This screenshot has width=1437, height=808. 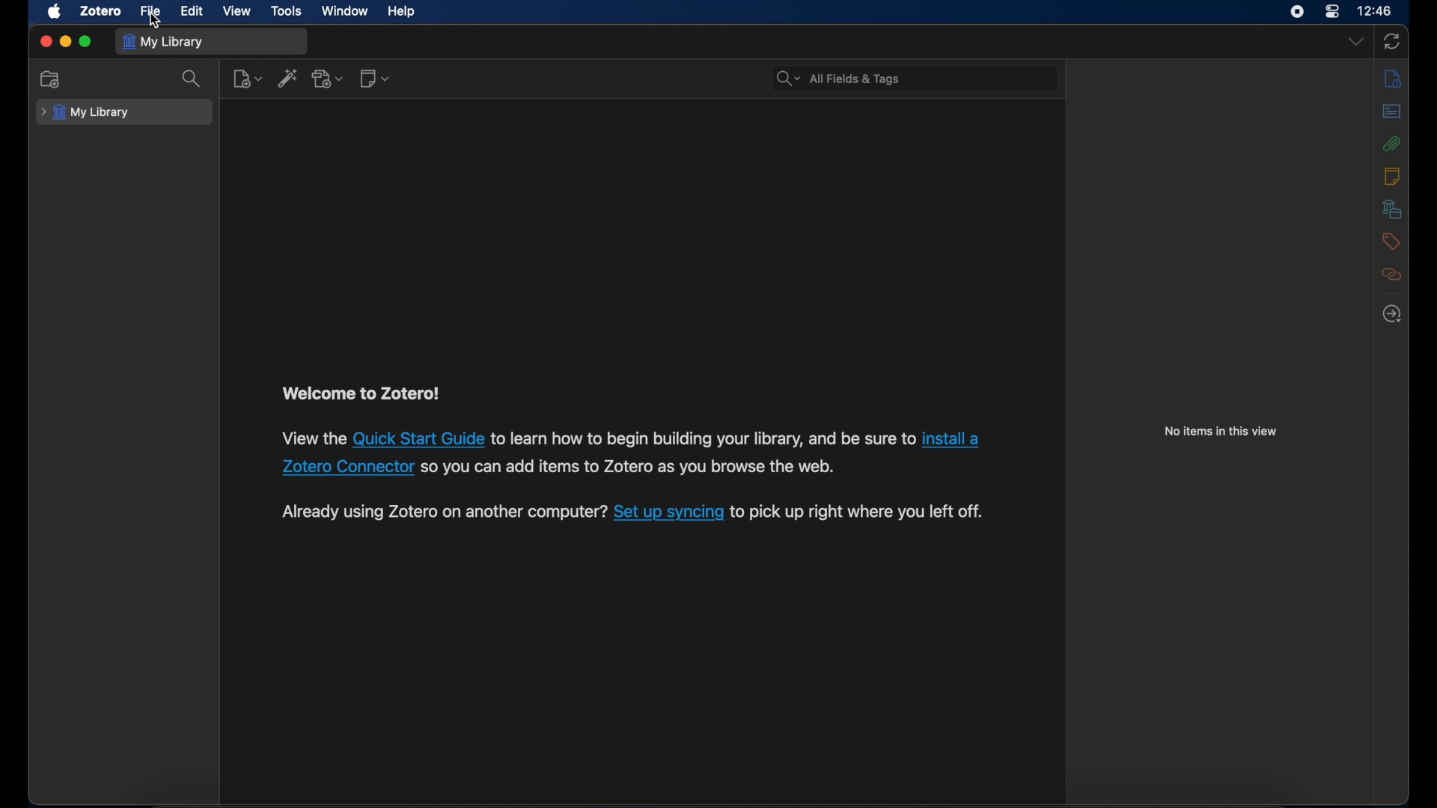 I want to click on minimize, so click(x=64, y=42).